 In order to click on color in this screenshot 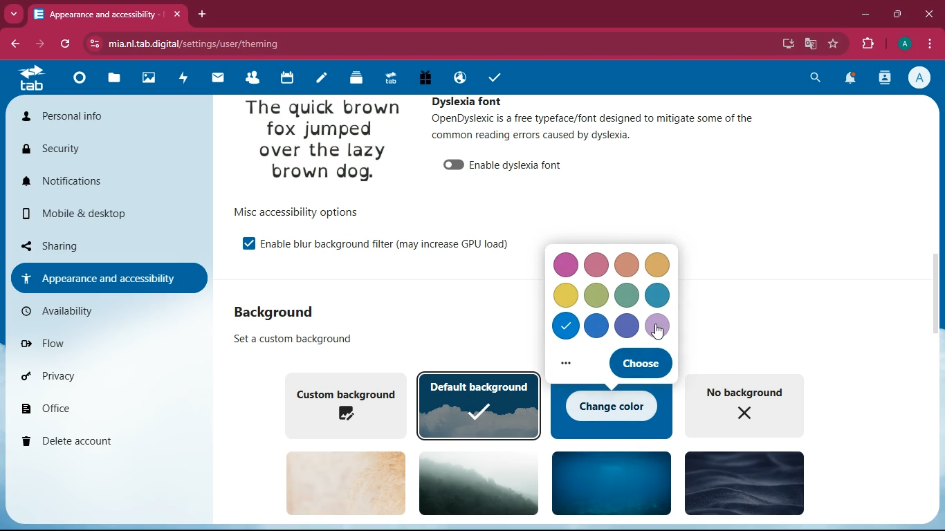, I will do `click(659, 296)`.